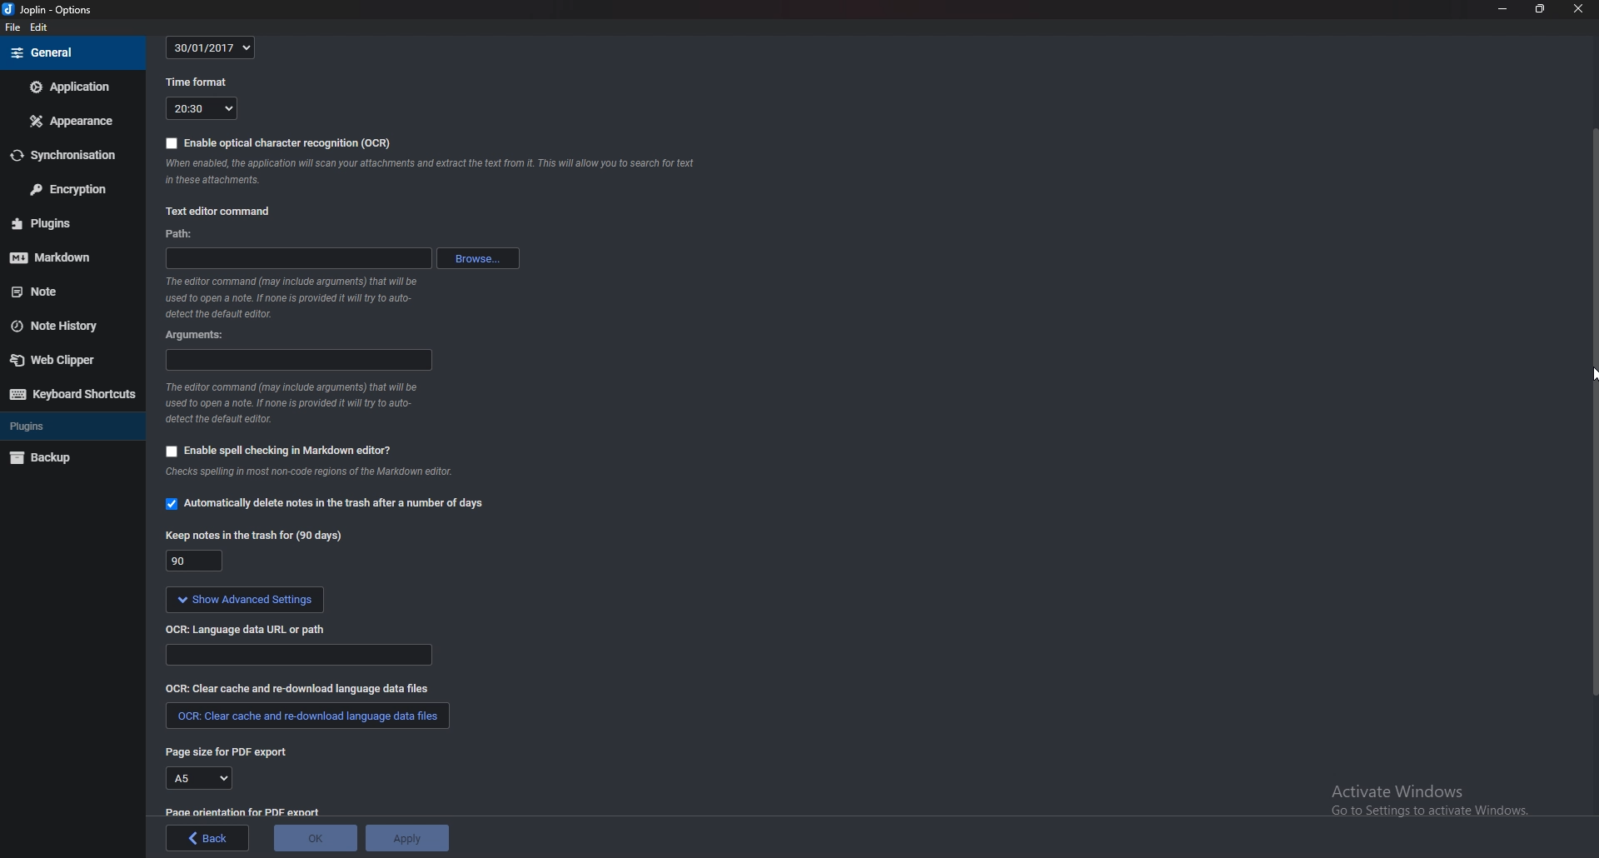  Describe the element at coordinates (250, 631) in the screenshot. I see `o C R language data url or path` at that location.